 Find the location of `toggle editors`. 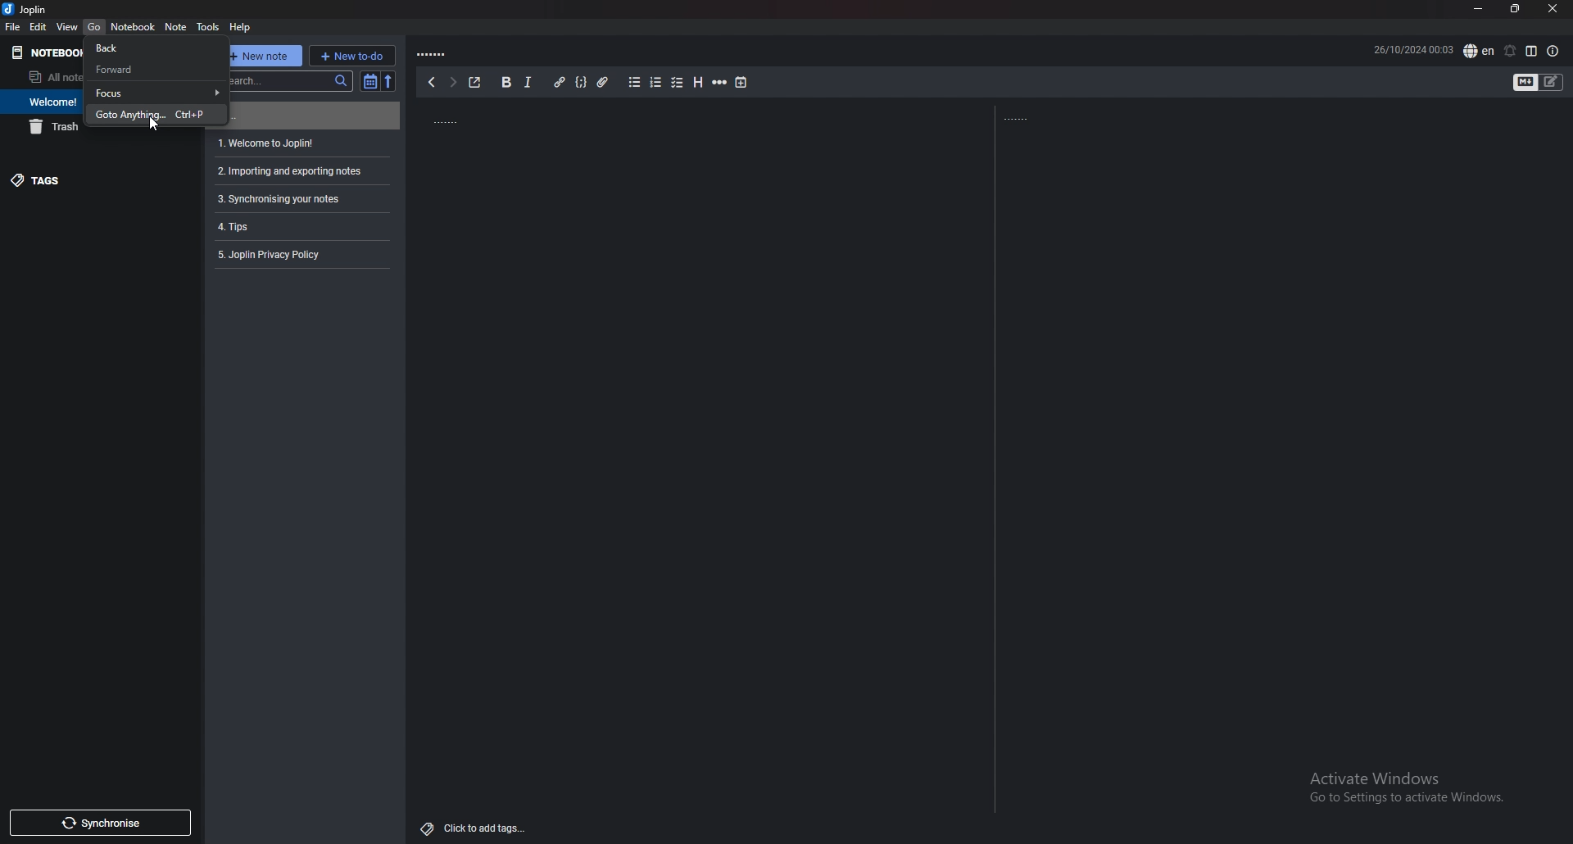

toggle editors is located at coordinates (1552, 83).